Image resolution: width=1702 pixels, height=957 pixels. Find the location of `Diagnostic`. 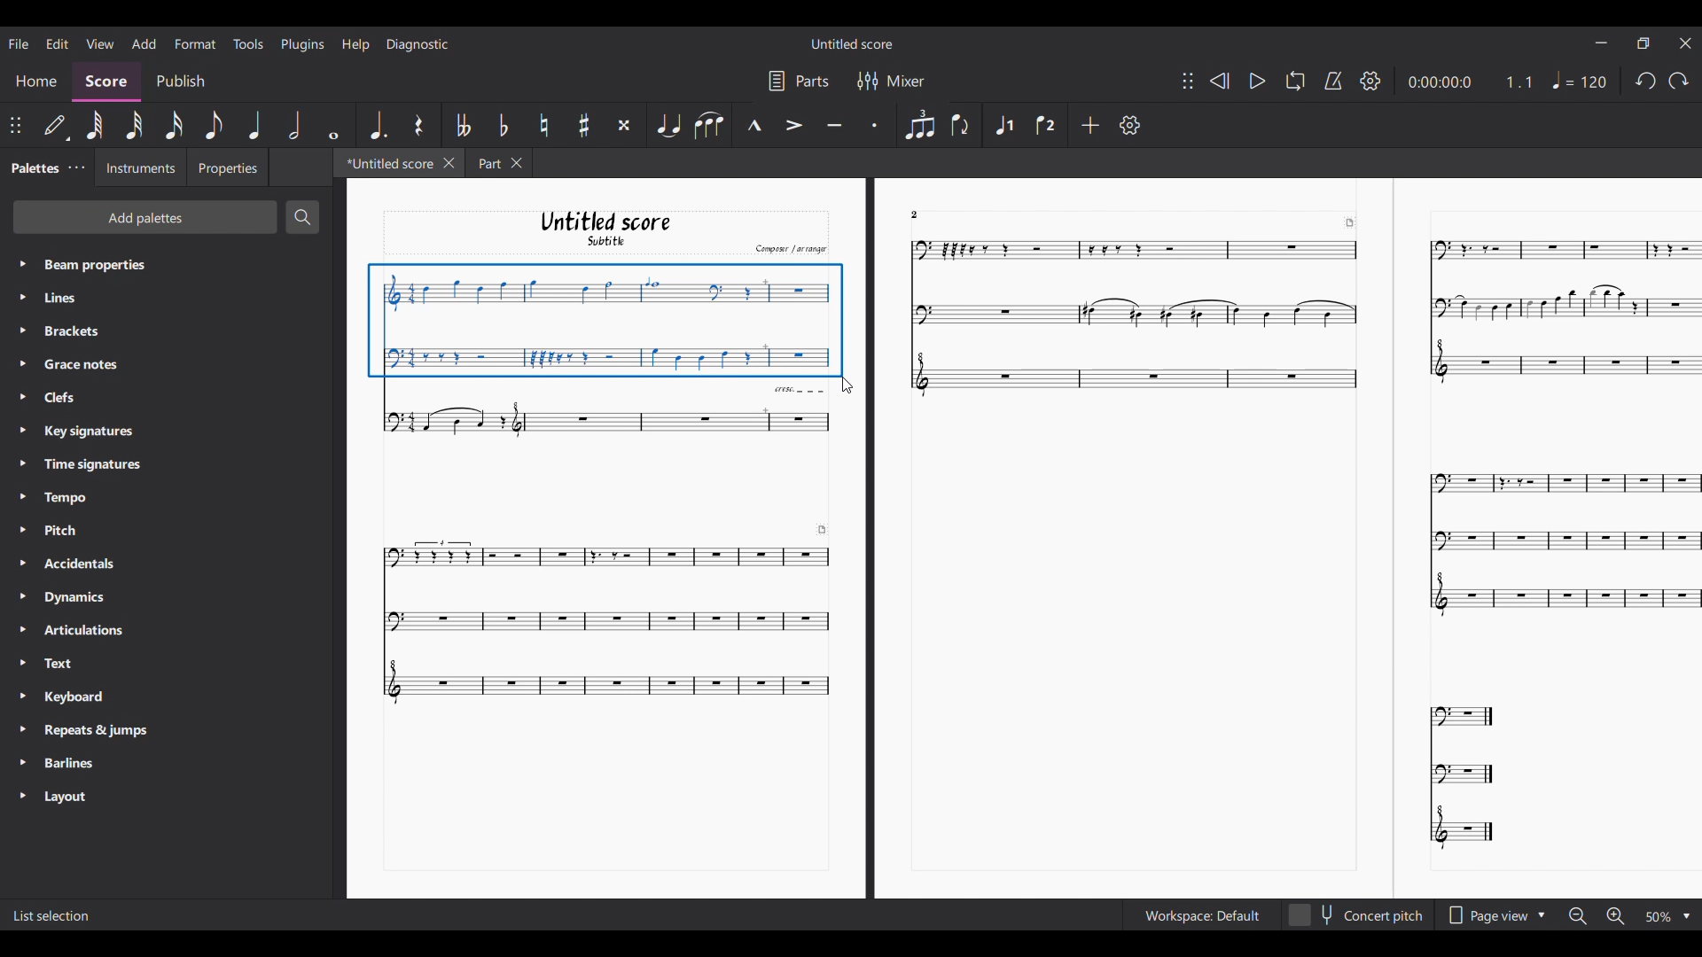

Diagnostic is located at coordinates (418, 44).